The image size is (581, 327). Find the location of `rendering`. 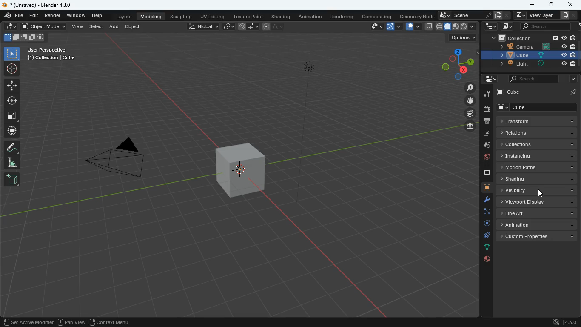

rendering is located at coordinates (344, 17).